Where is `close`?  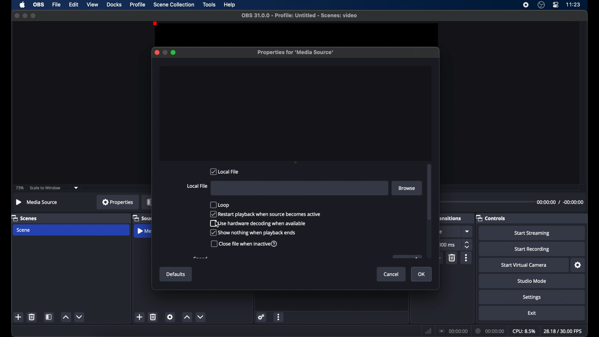
close is located at coordinates (157, 52).